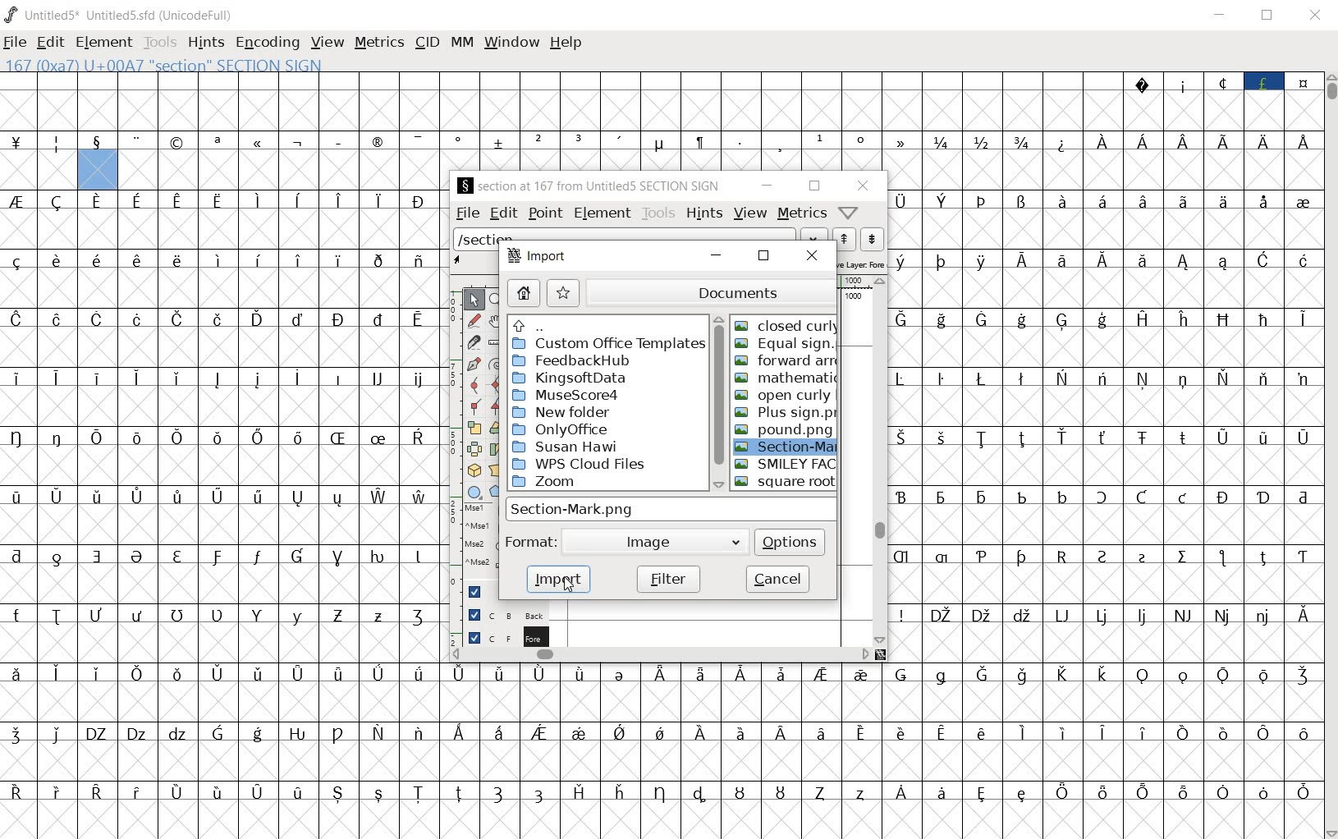  What do you see at coordinates (1330, 456) in the screenshot?
I see `SCROLLBAR` at bounding box center [1330, 456].